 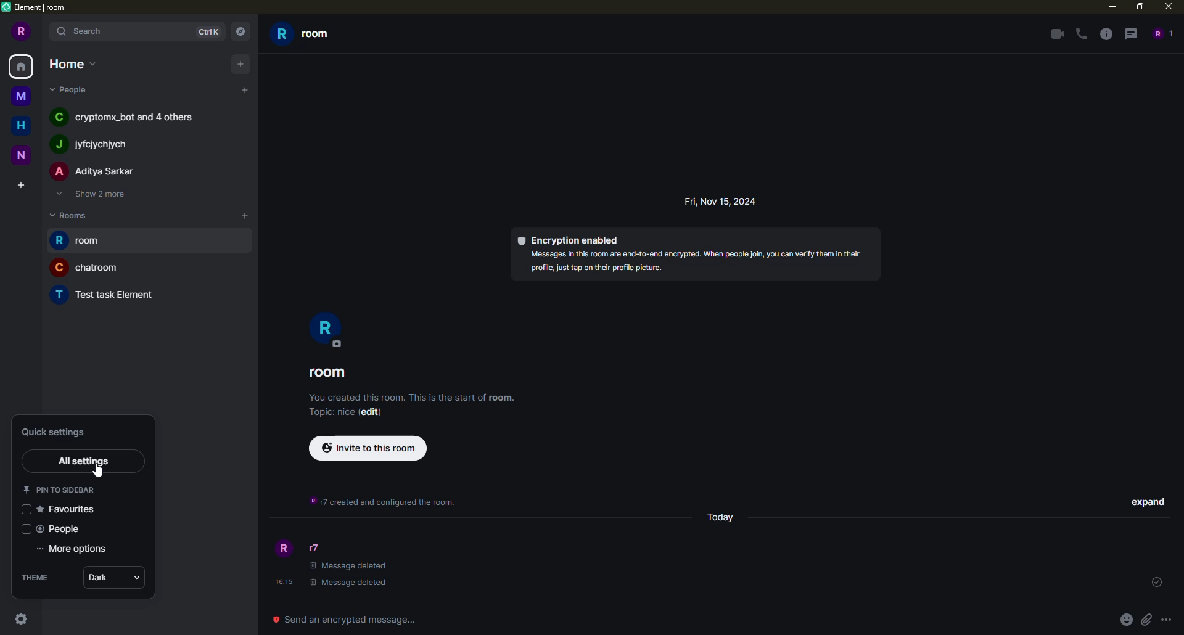 What do you see at coordinates (331, 373) in the screenshot?
I see `room` at bounding box center [331, 373].